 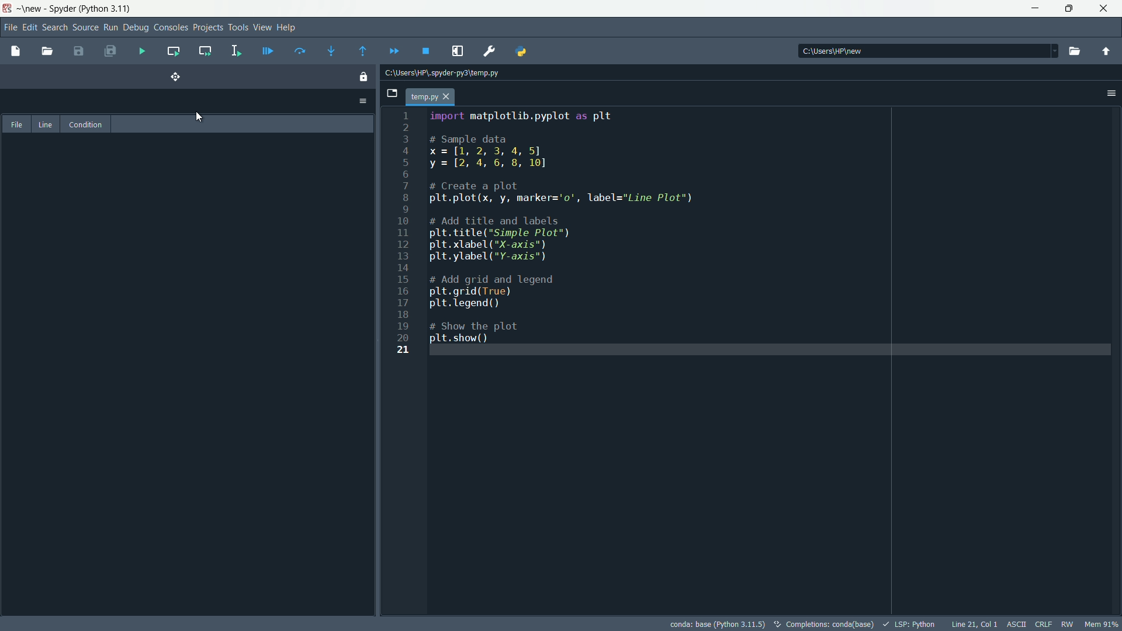 I want to click on project menu, so click(x=207, y=26).